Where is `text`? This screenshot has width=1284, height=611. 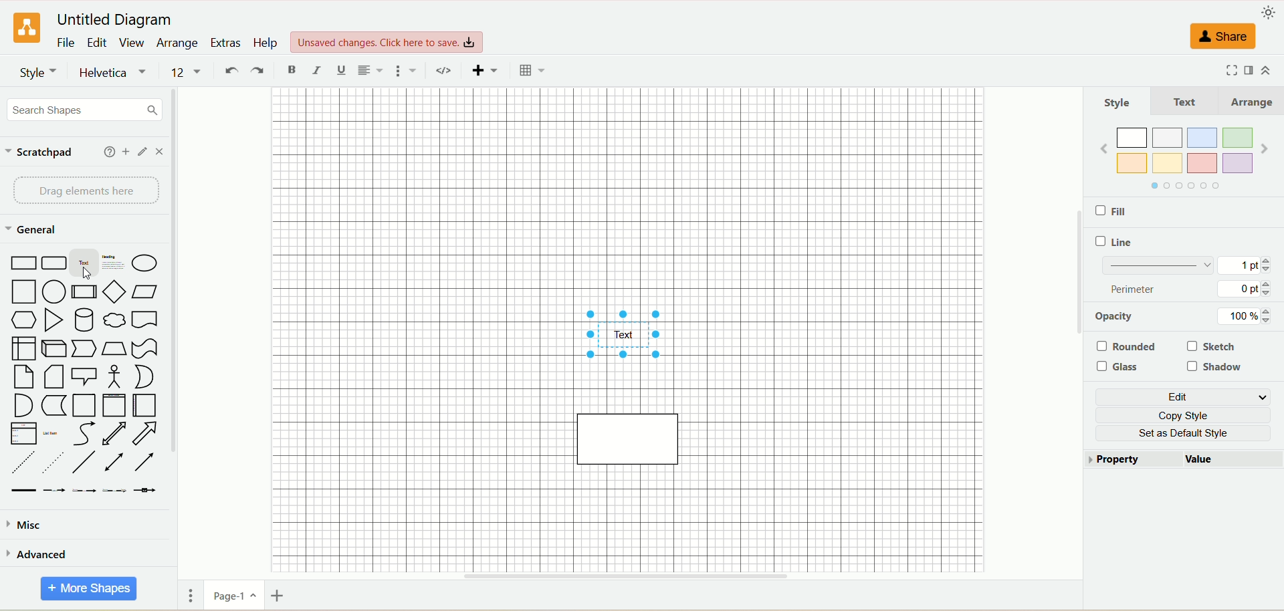
text is located at coordinates (84, 264).